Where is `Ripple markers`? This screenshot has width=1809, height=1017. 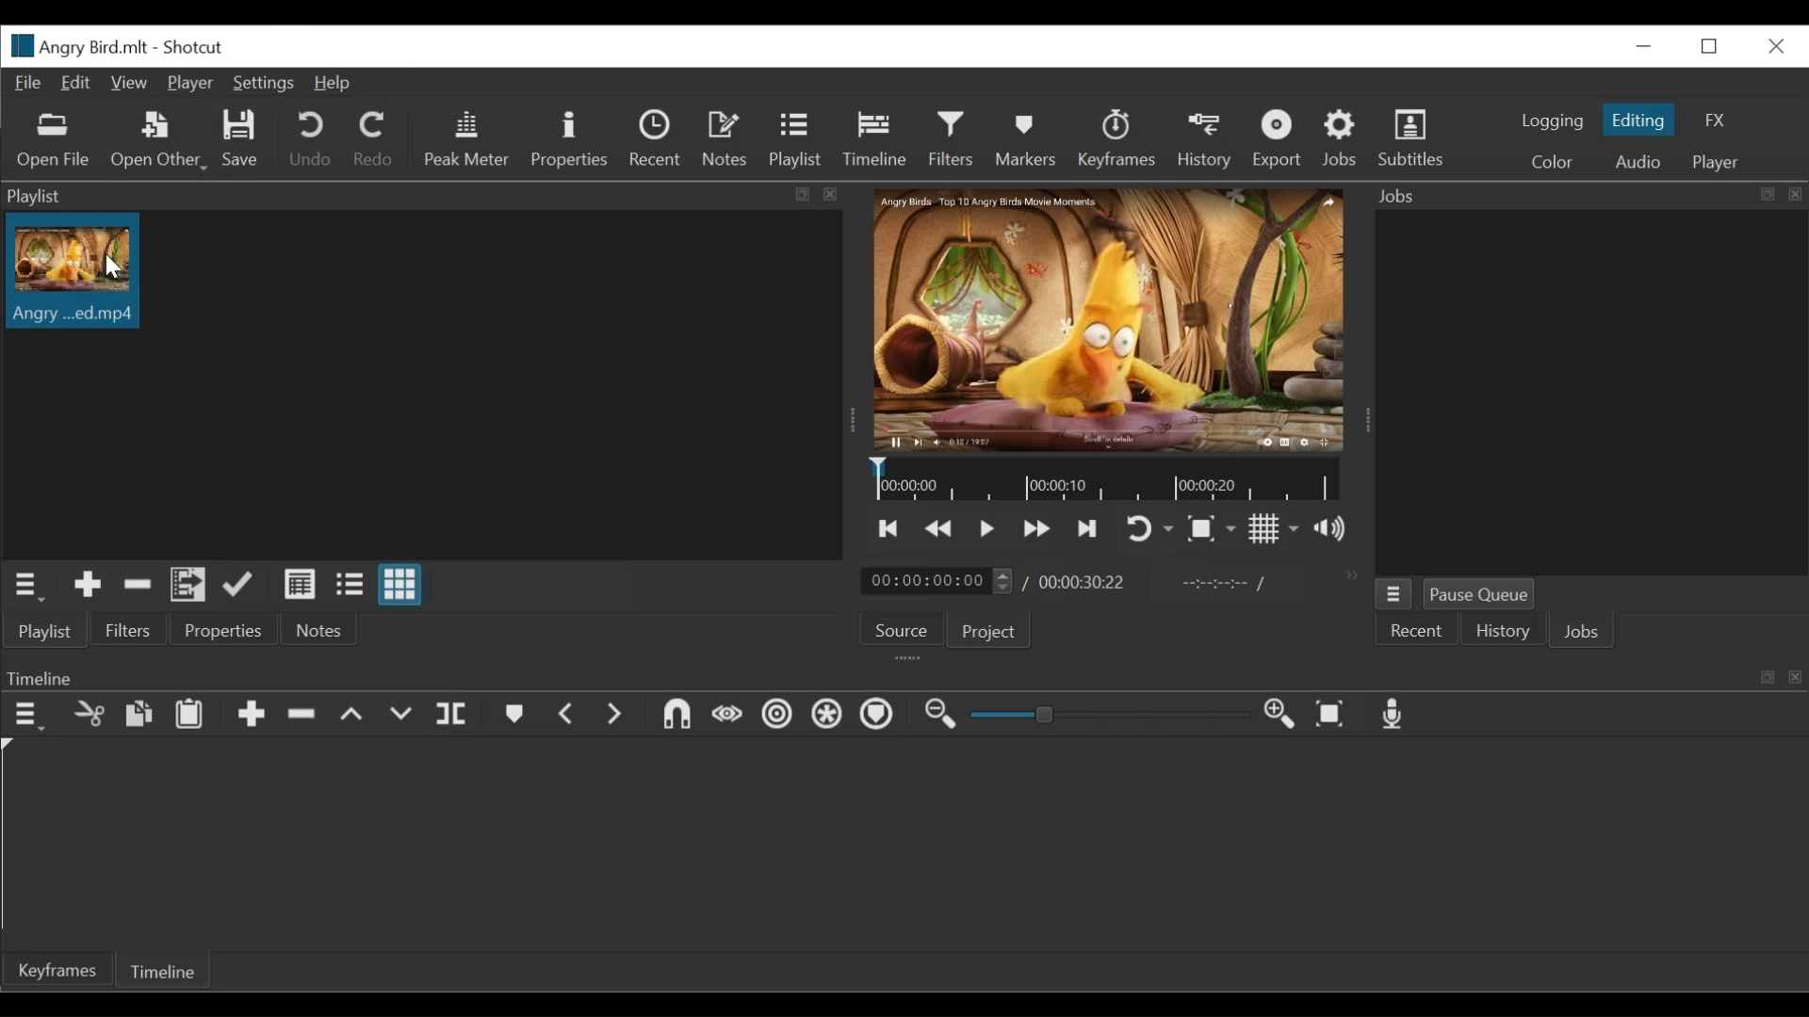 Ripple markers is located at coordinates (875, 716).